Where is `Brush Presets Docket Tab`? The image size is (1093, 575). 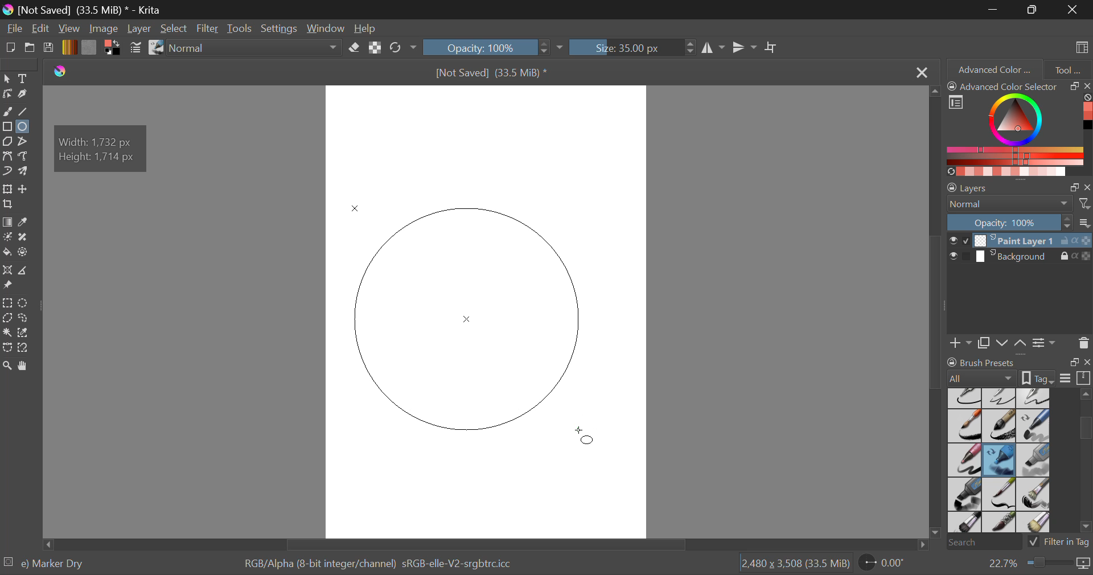 Brush Presets Docket Tab is located at coordinates (1018, 368).